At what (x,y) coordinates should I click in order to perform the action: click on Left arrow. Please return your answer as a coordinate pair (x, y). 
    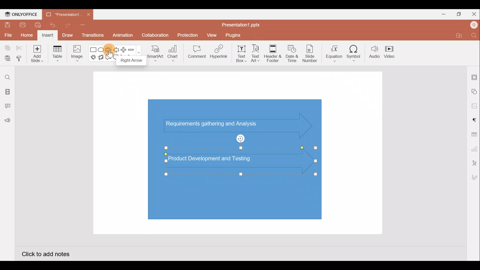
    Looking at the image, I should click on (116, 50).